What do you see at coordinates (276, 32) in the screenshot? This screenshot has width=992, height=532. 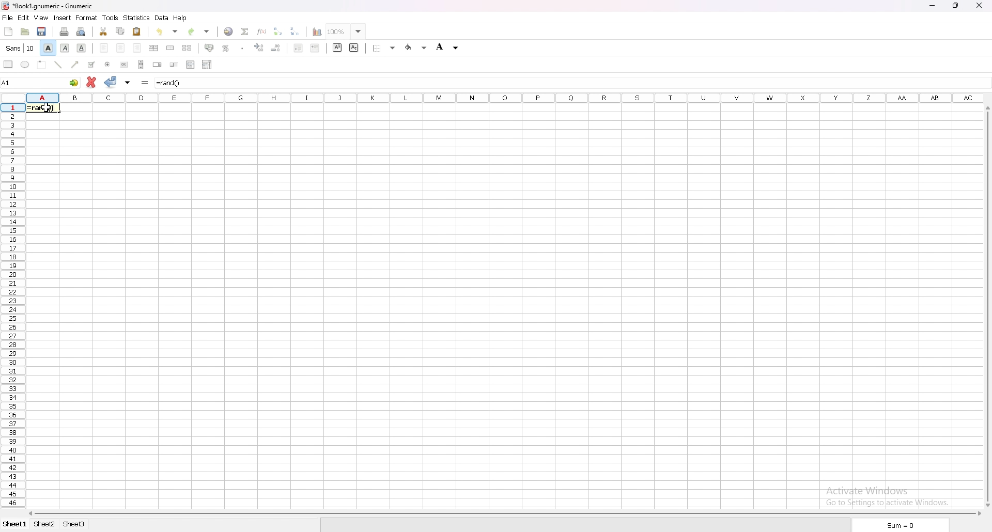 I see `sort ascending` at bounding box center [276, 32].